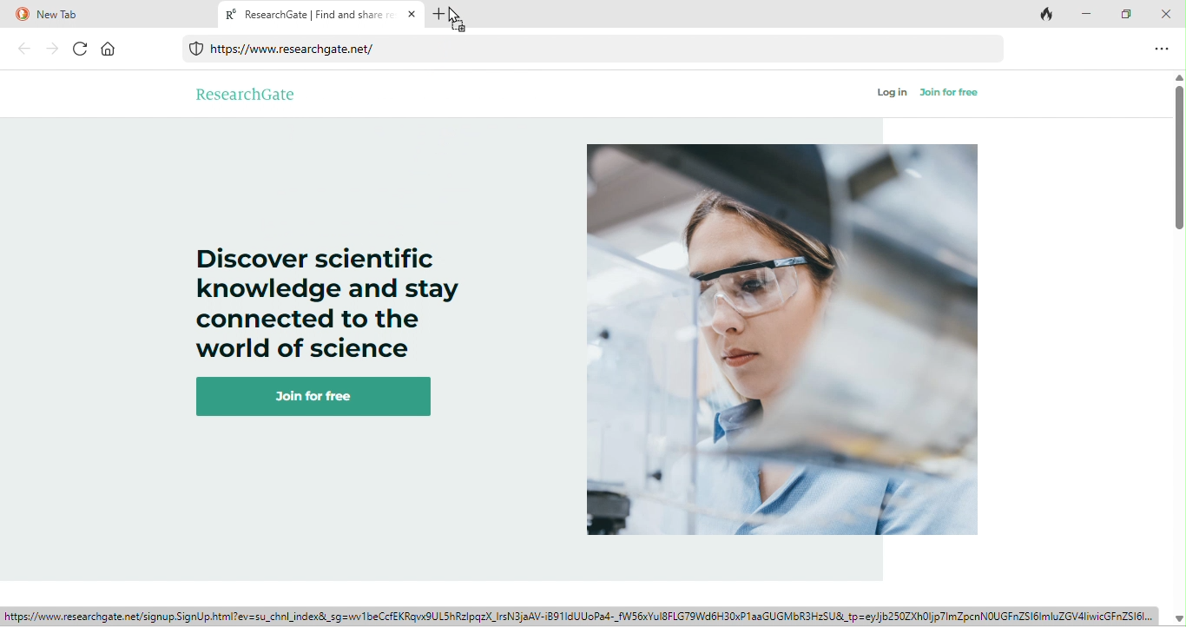  What do you see at coordinates (457, 20) in the screenshot?
I see `cursor movement` at bounding box center [457, 20].